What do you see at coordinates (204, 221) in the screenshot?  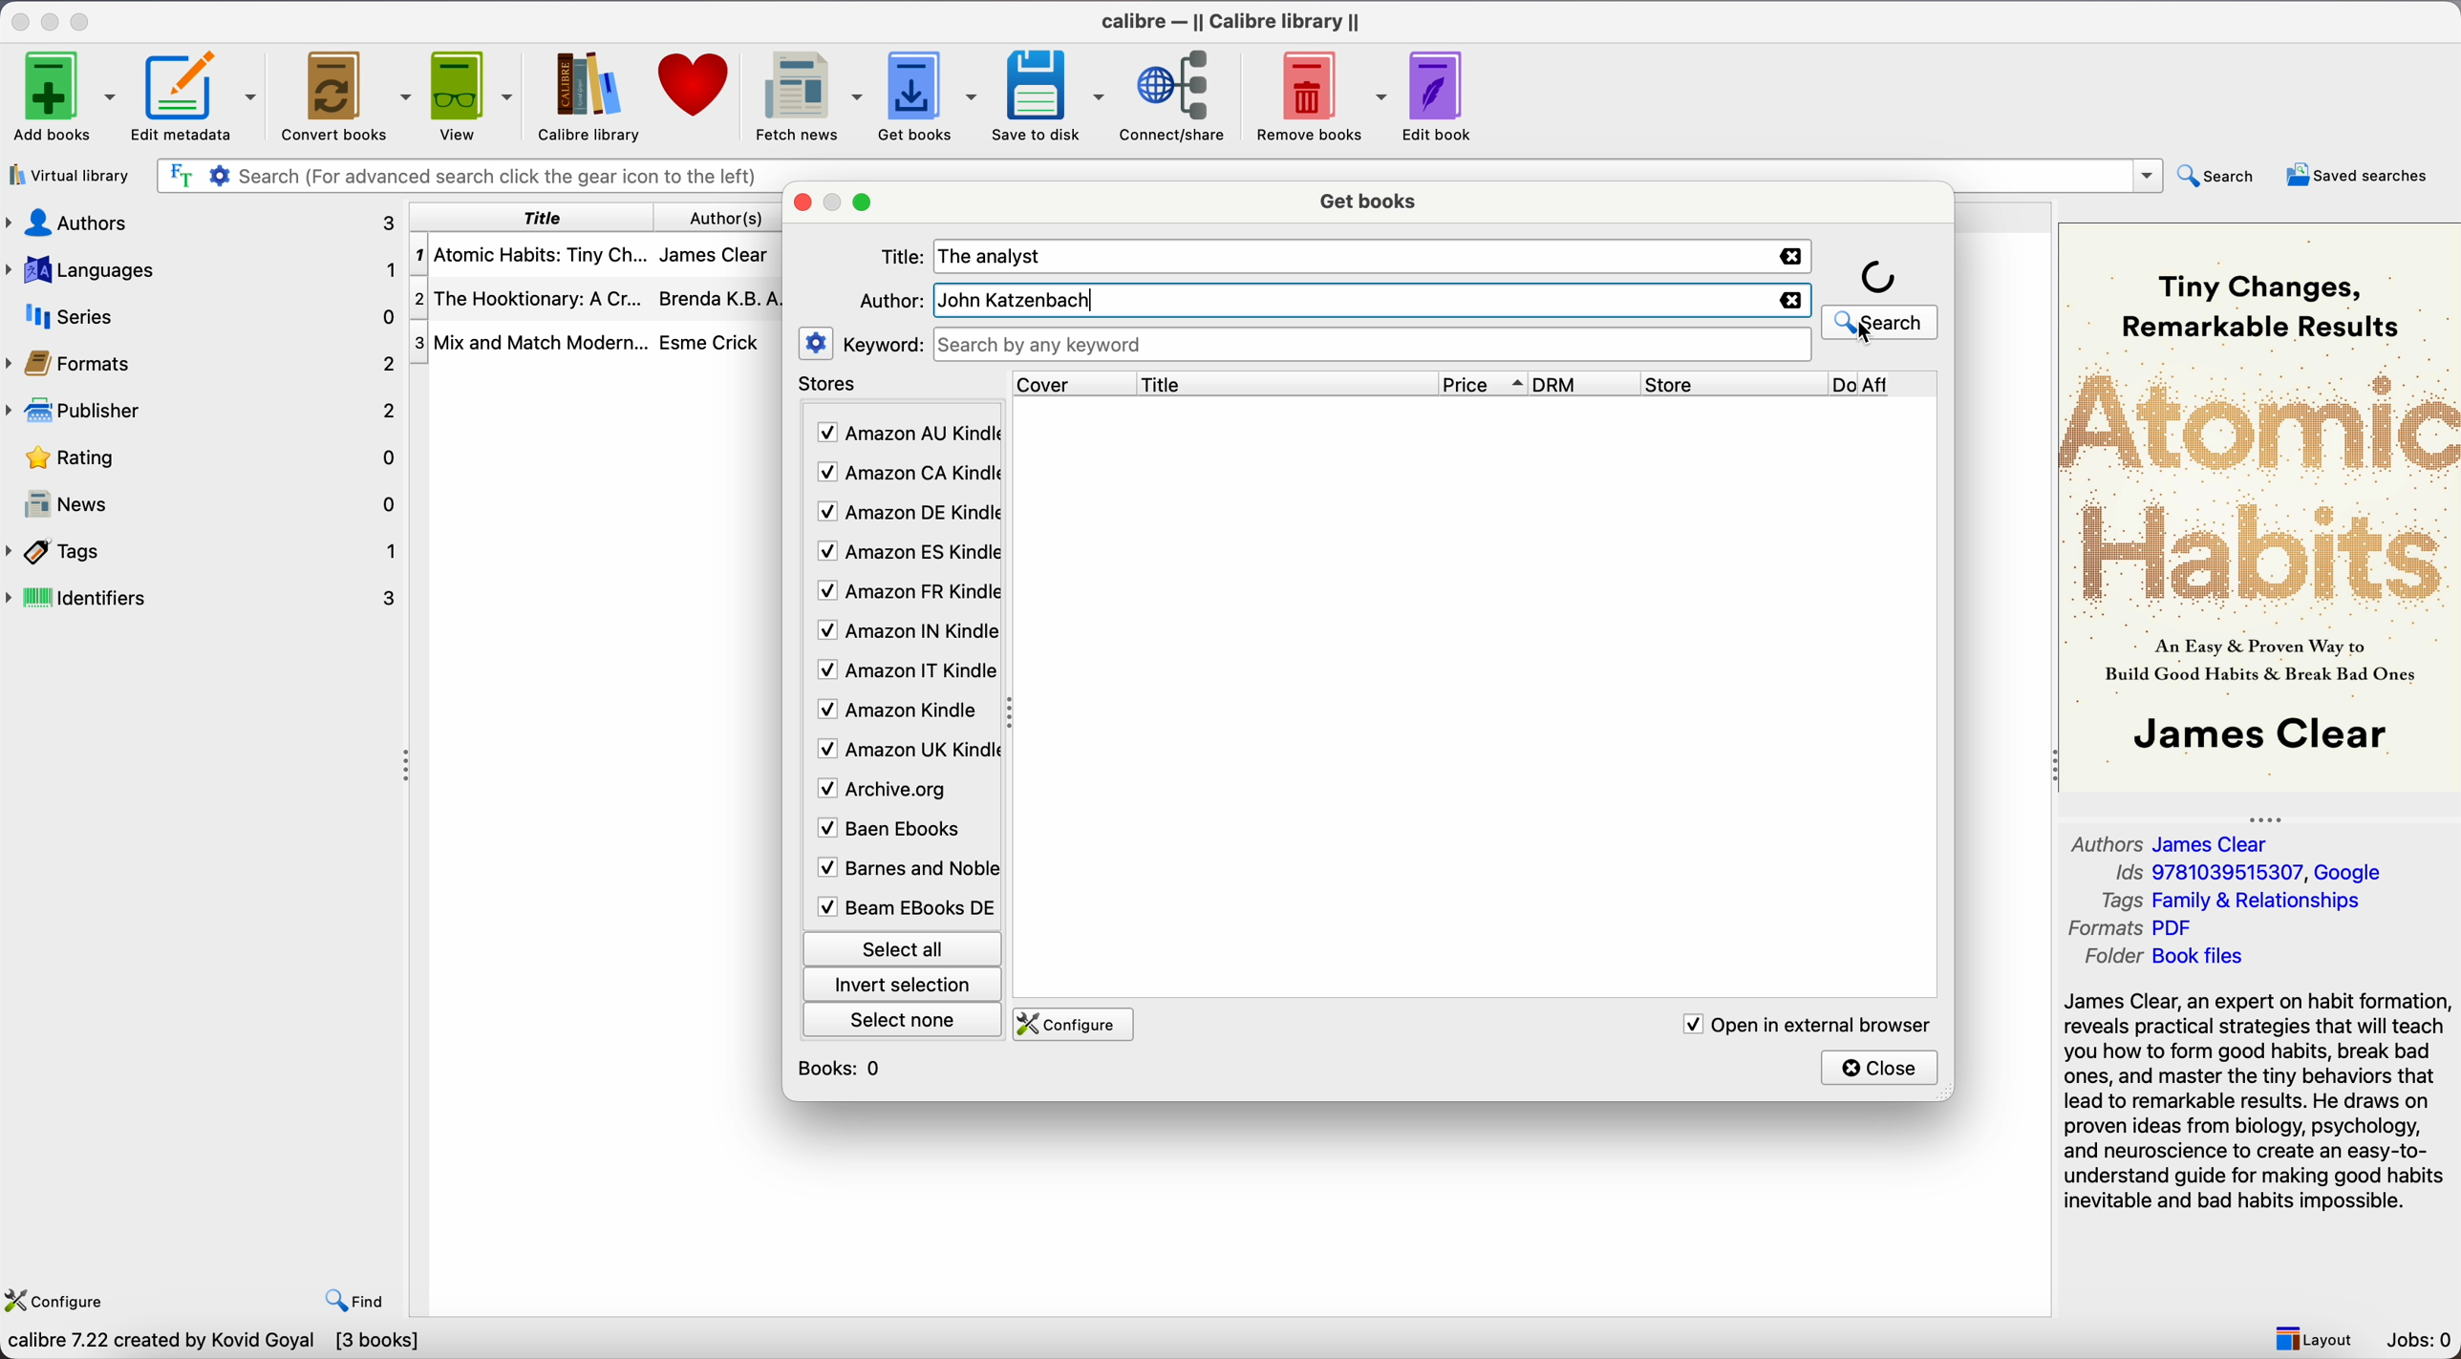 I see `authors` at bounding box center [204, 221].